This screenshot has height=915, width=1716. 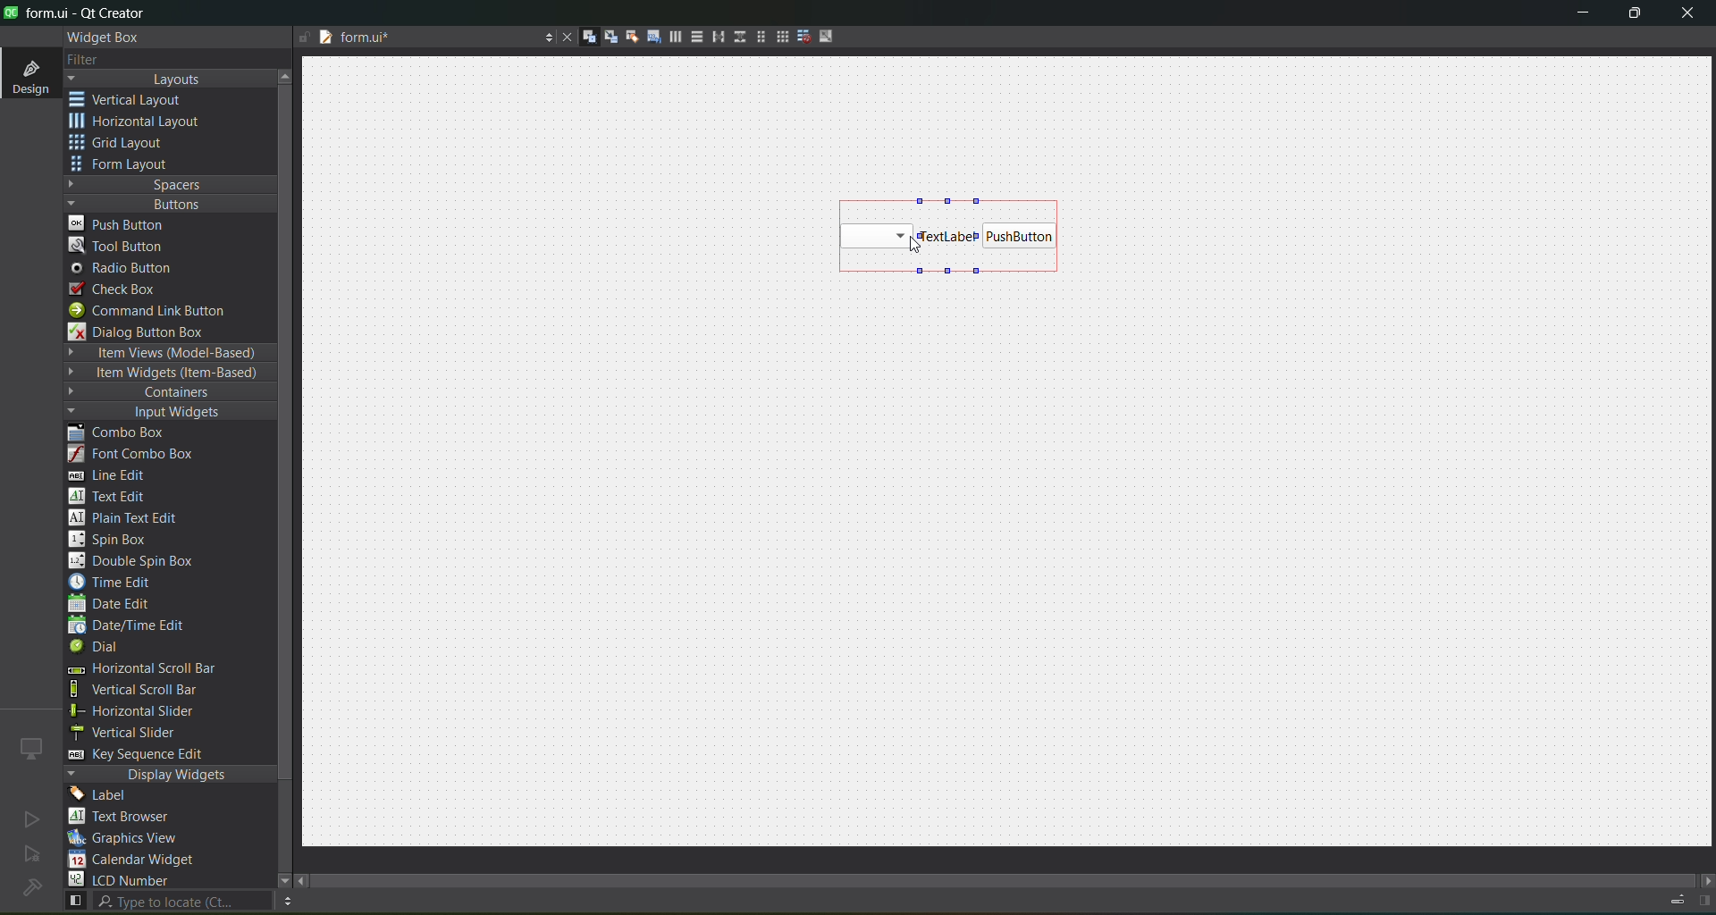 What do you see at coordinates (148, 755) in the screenshot?
I see `key sequence edit` at bounding box center [148, 755].